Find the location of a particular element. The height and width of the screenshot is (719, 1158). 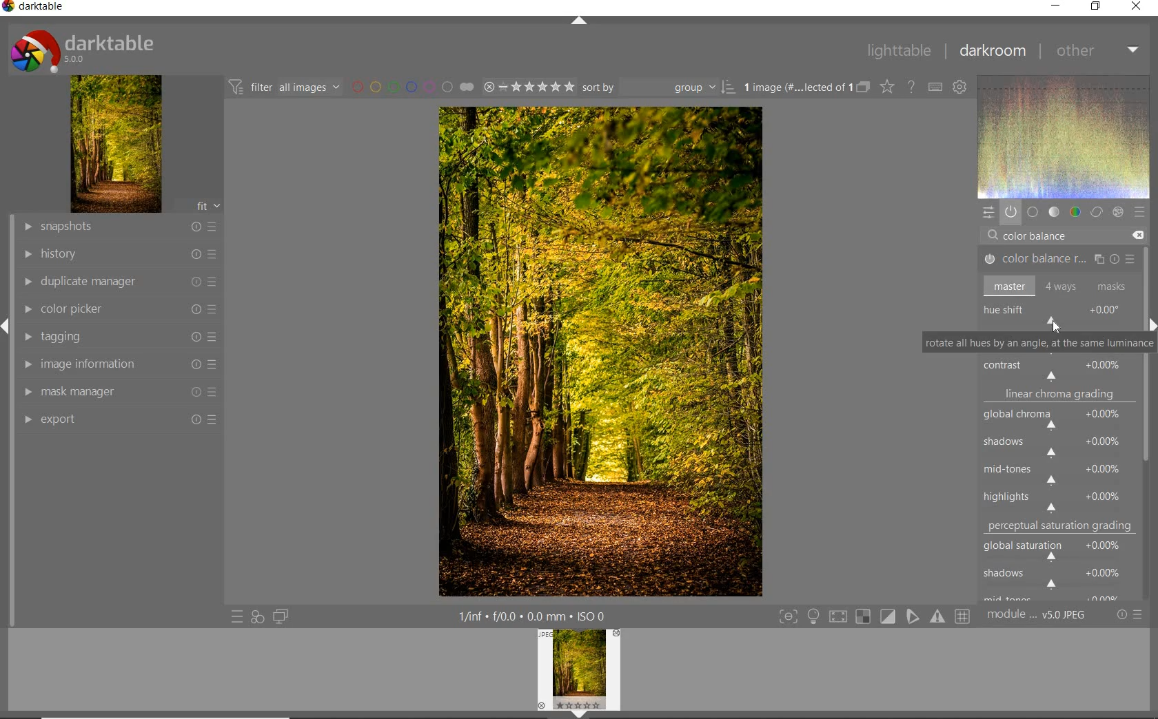

COLOR BALANCE RGB is located at coordinates (1055, 260).